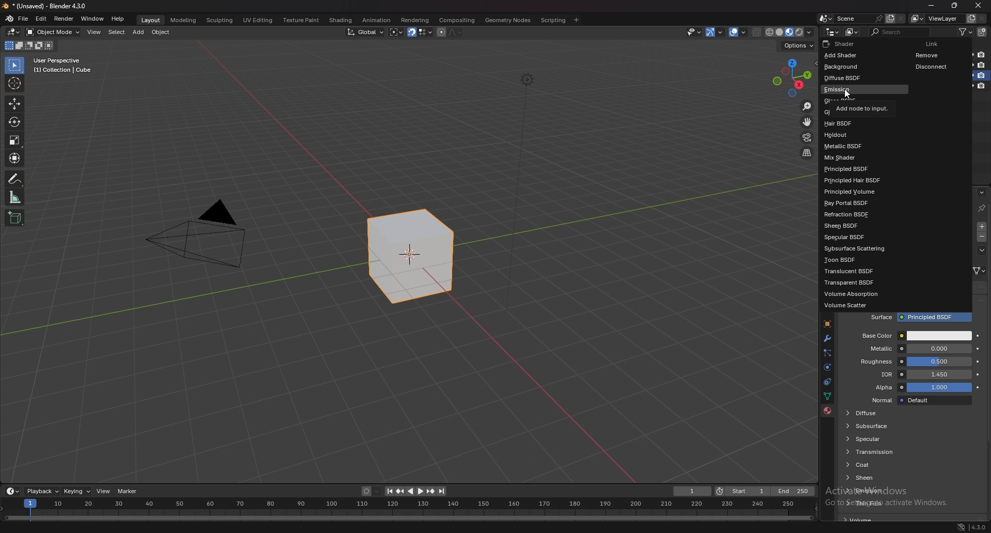  I want to click on animate property, so click(979, 349).